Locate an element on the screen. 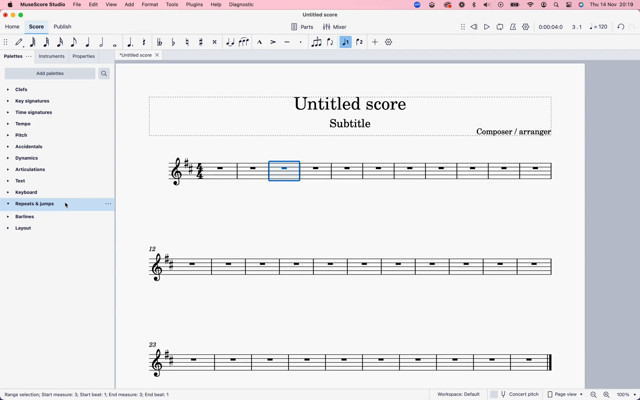 The image size is (640, 400). dynamics is located at coordinates (27, 159).